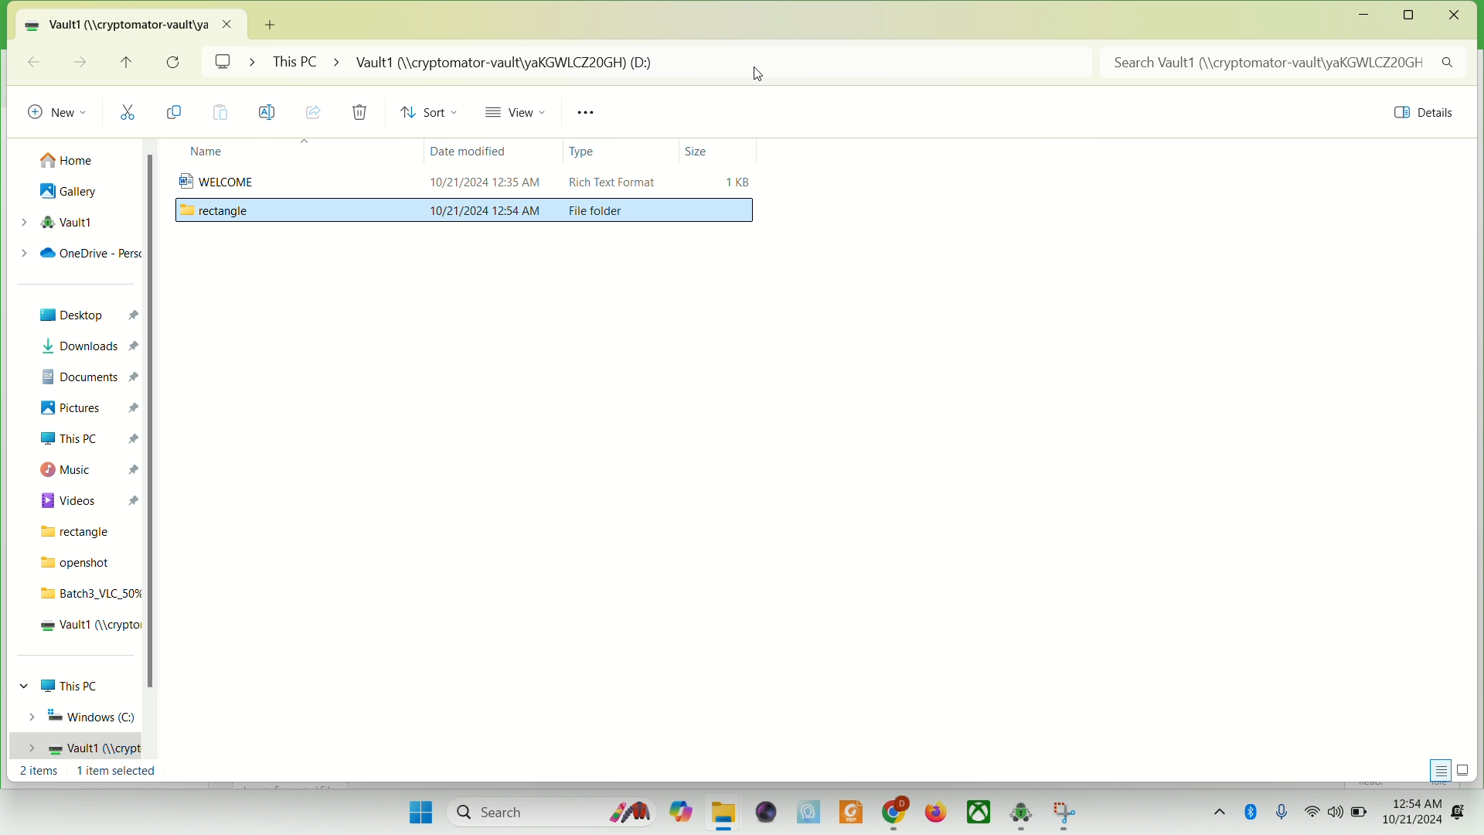 This screenshot has height=835, width=1484. I want to click on view, so click(520, 115).